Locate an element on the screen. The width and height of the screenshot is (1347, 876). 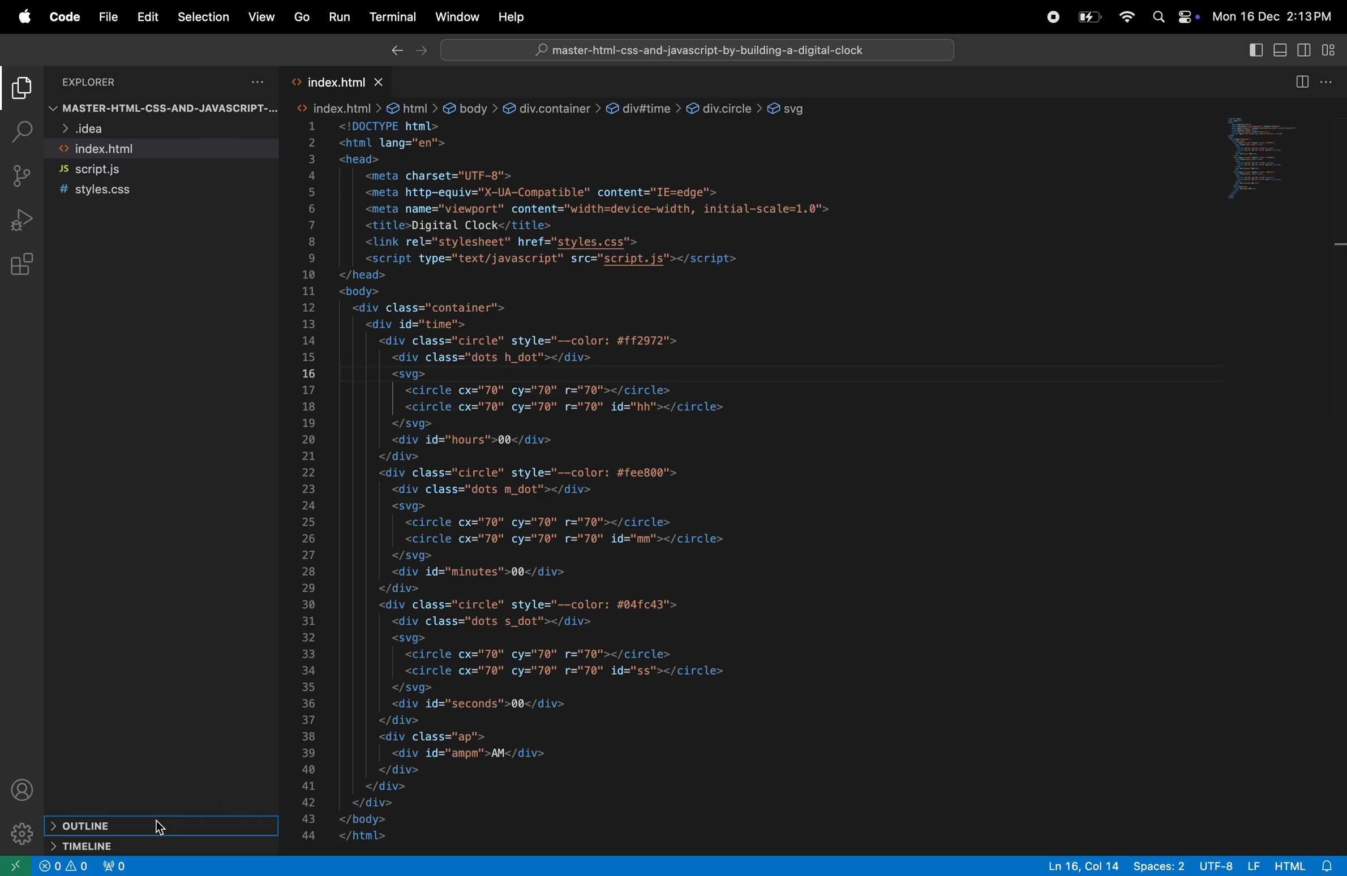
time line is located at coordinates (131, 845).